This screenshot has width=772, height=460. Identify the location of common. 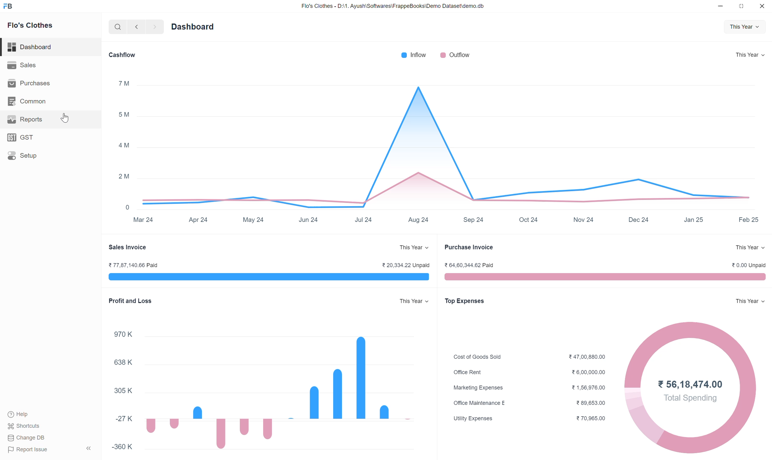
(52, 101).